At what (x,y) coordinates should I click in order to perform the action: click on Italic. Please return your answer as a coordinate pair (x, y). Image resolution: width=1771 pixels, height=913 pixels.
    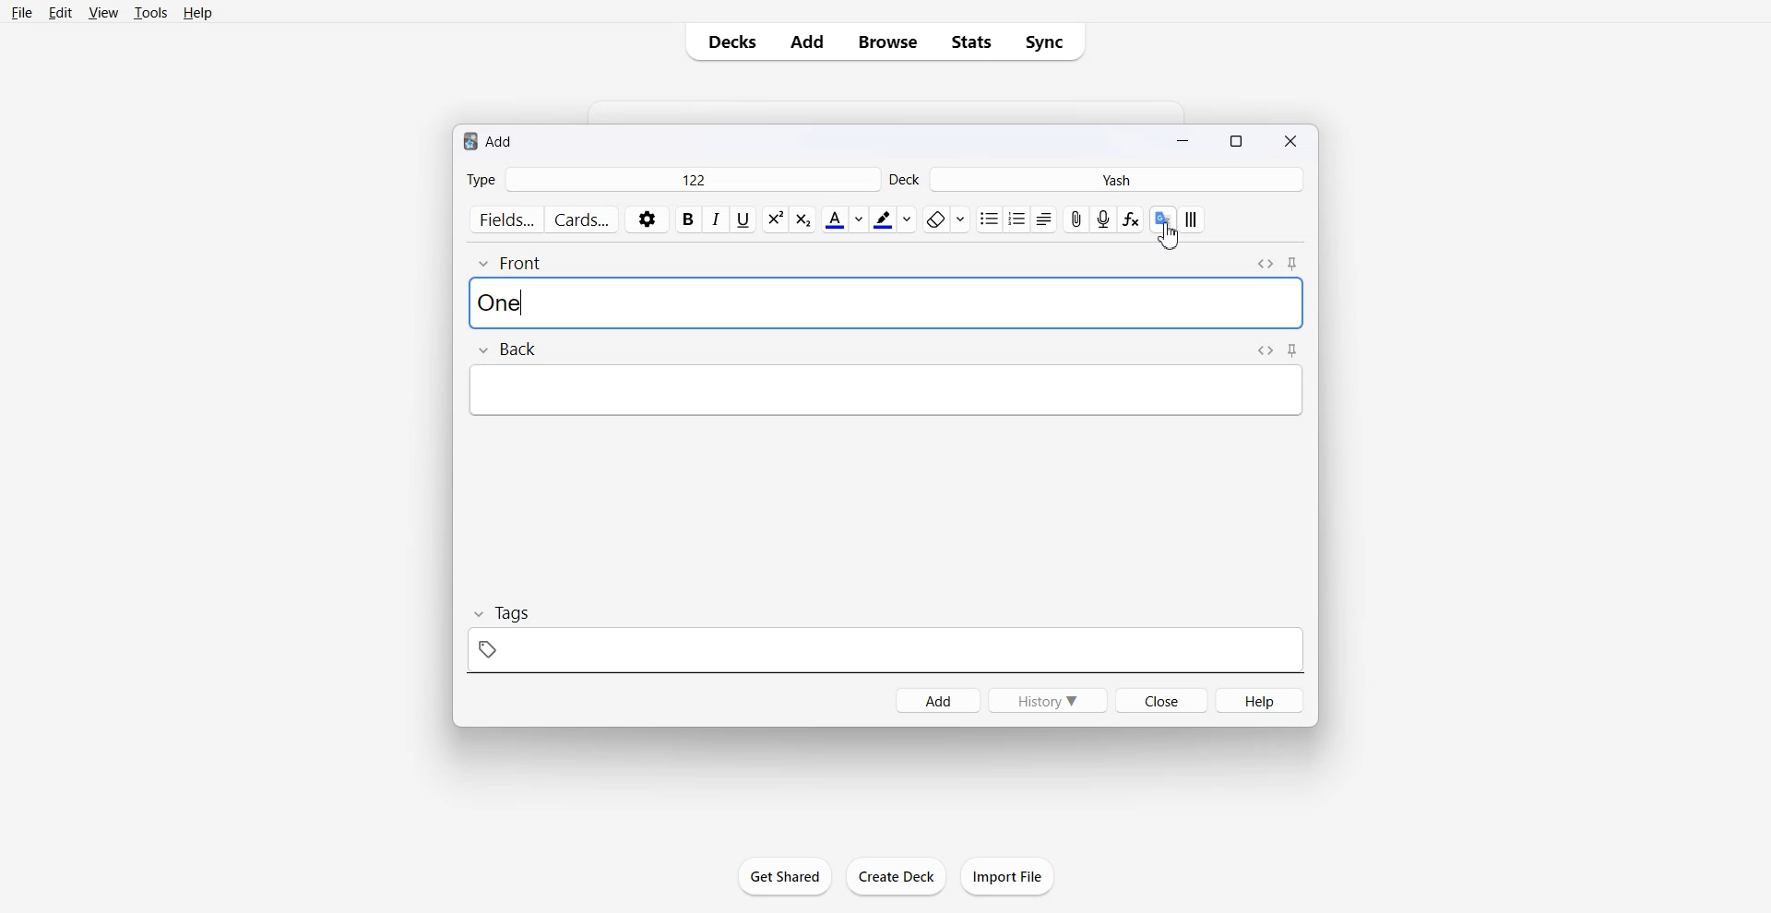
    Looking at the image, I should click on (717, 219).